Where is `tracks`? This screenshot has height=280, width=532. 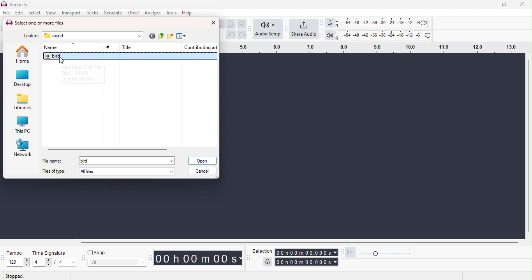 tracks is located at coordinates (91, 12).